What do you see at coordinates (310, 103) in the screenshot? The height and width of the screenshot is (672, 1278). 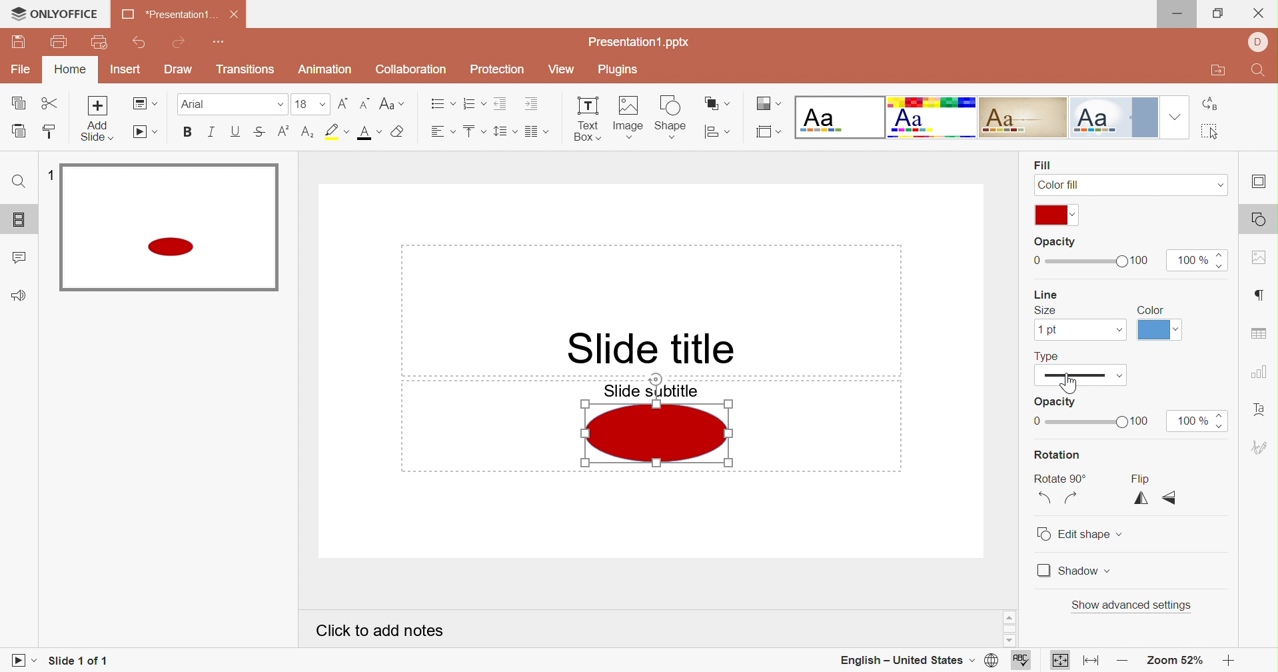 I see `Font size 18` at bounding box center [310, 103].